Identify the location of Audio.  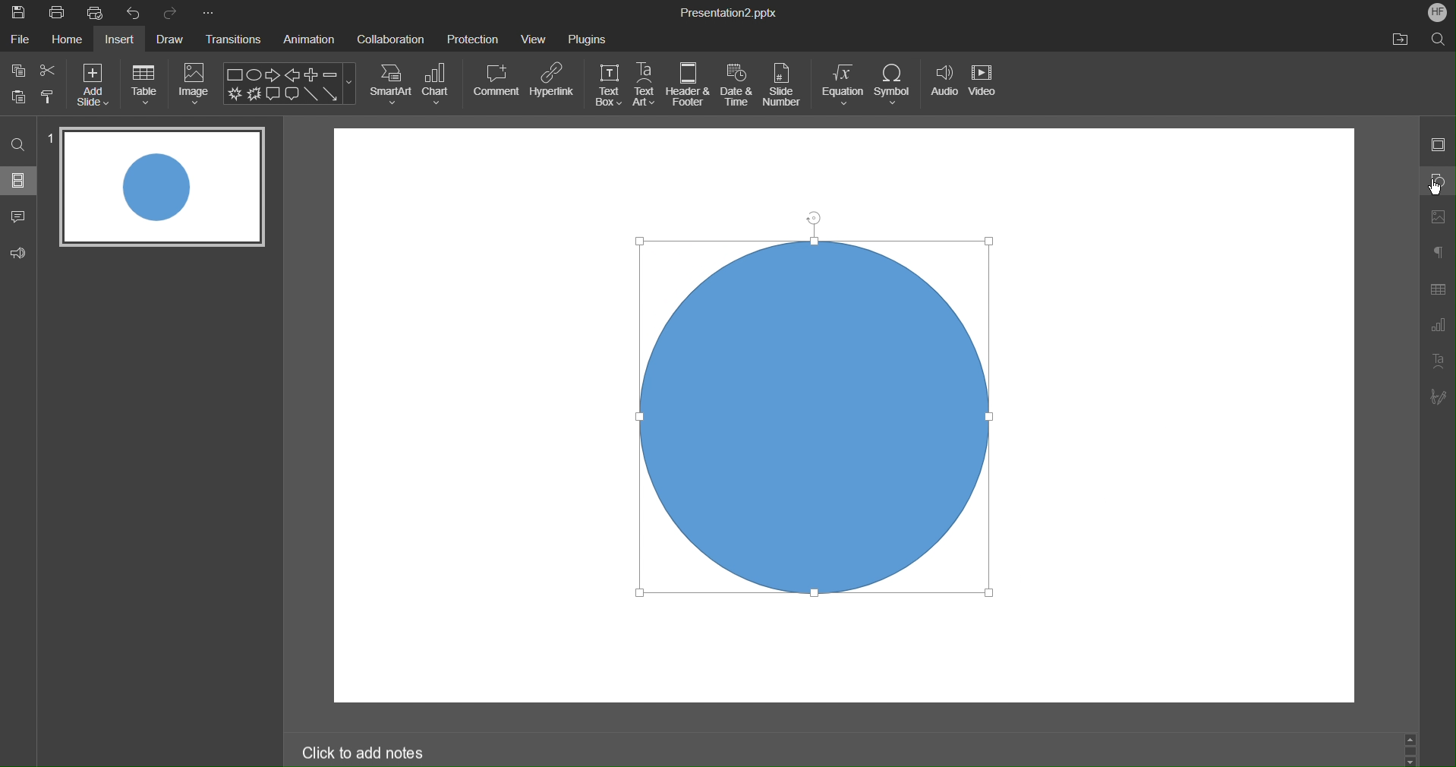
(943, 87).